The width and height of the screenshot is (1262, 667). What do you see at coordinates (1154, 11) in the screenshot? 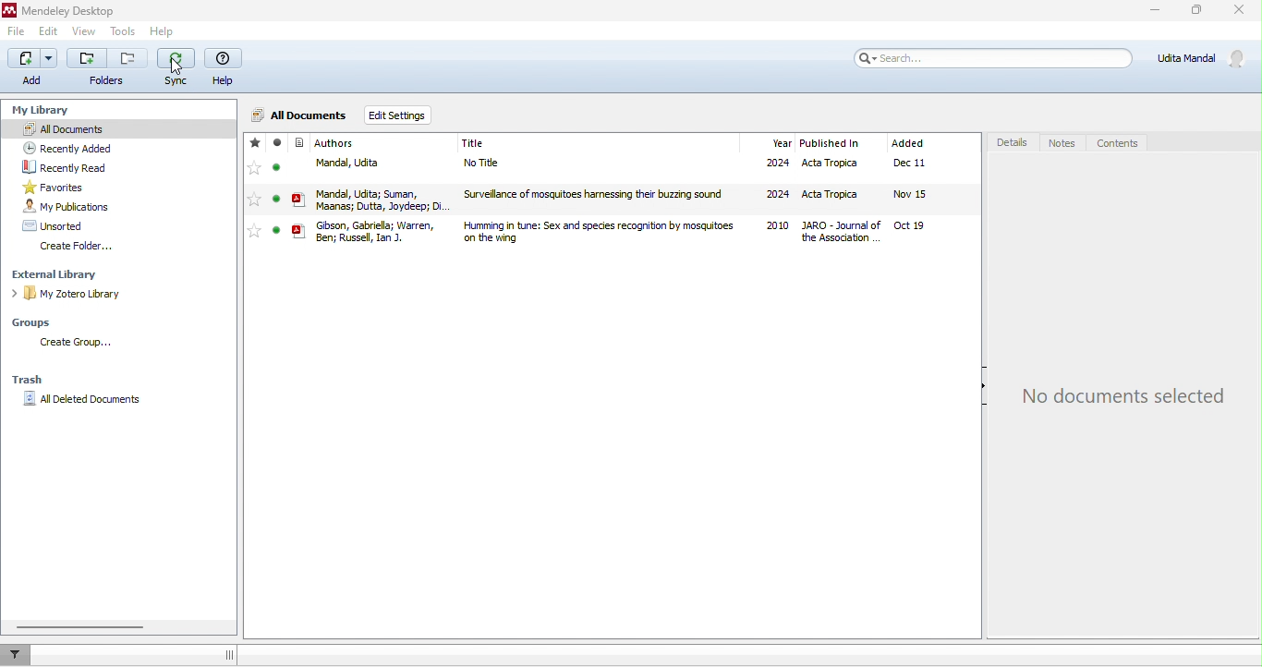
I see `minimize` at bounding box center [1154, 11].